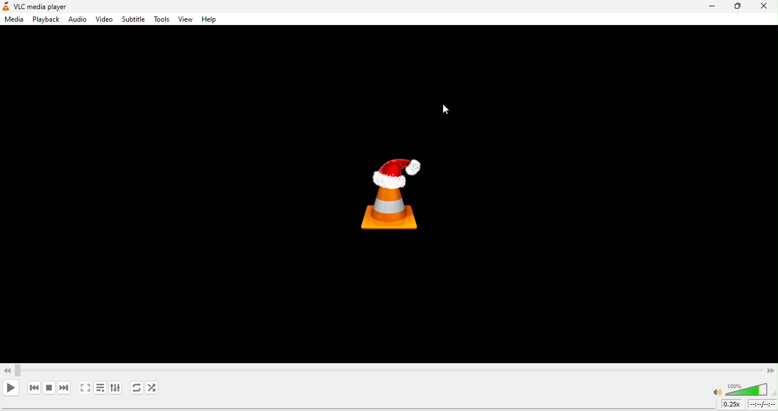 The width and height of the screenshot is (778, 411). I want to click on Shuffle, so click(156, 388).